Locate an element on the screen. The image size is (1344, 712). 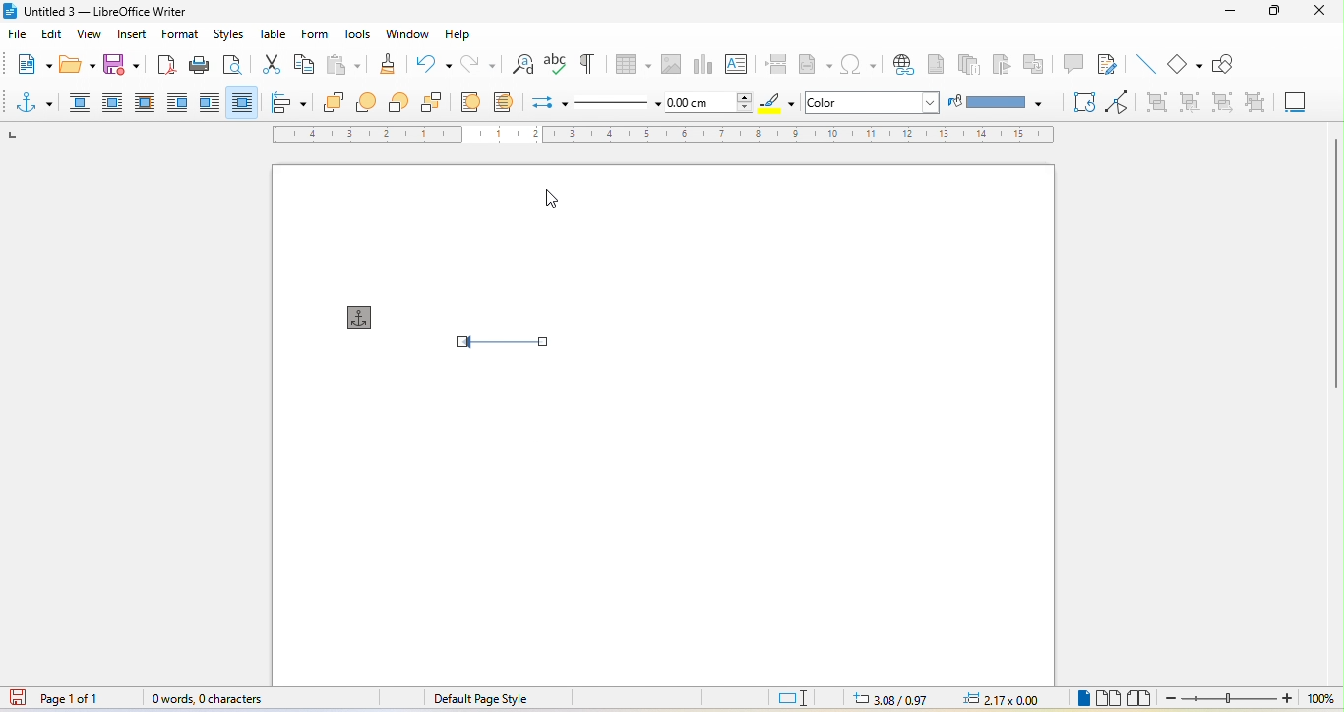
save is located at coordinates (124, 65).